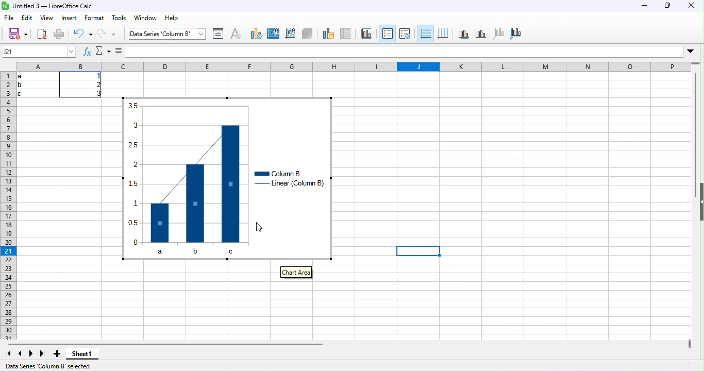  What do you see at coordinates (60, 355) in the screenshot?
I see `new sheet` at bounding box center [60, 355].